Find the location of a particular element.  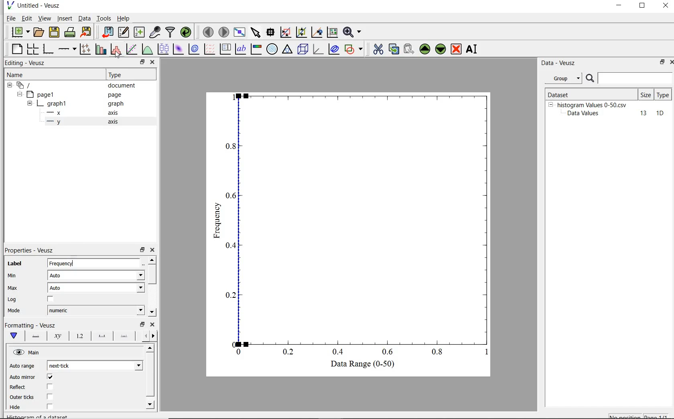

move to previous page is located at coordinates (208, 32).